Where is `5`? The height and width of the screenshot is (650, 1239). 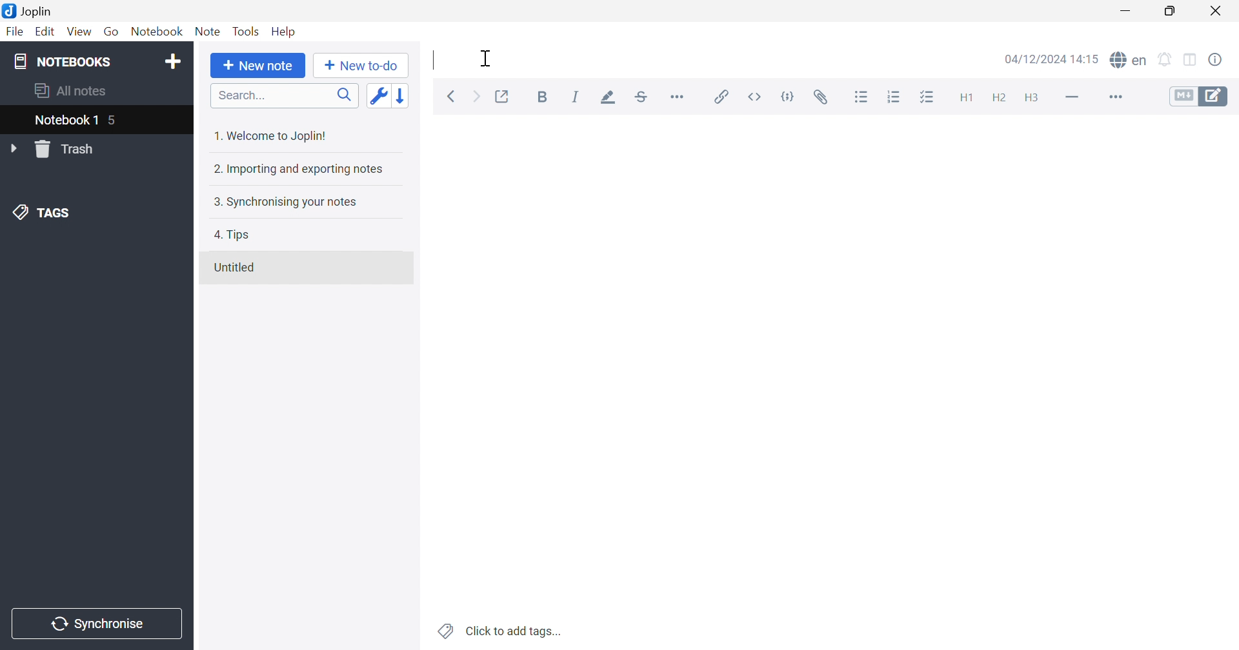
5 is located at coordinates (114, 122).